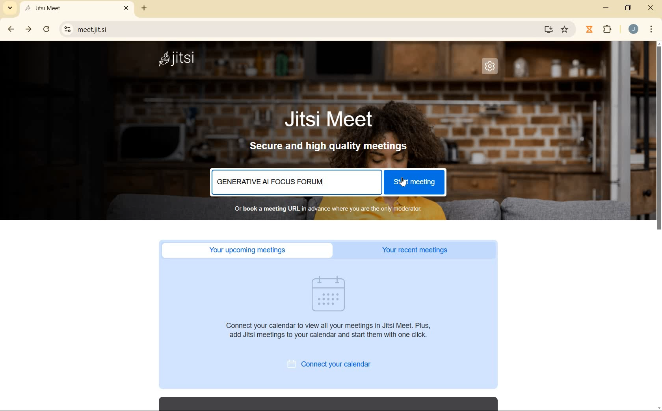 This screenshot has width=662, height=411. Describe the element at coordinates (335, 365) in the screenshot. I see `connect your calendar` at that location.